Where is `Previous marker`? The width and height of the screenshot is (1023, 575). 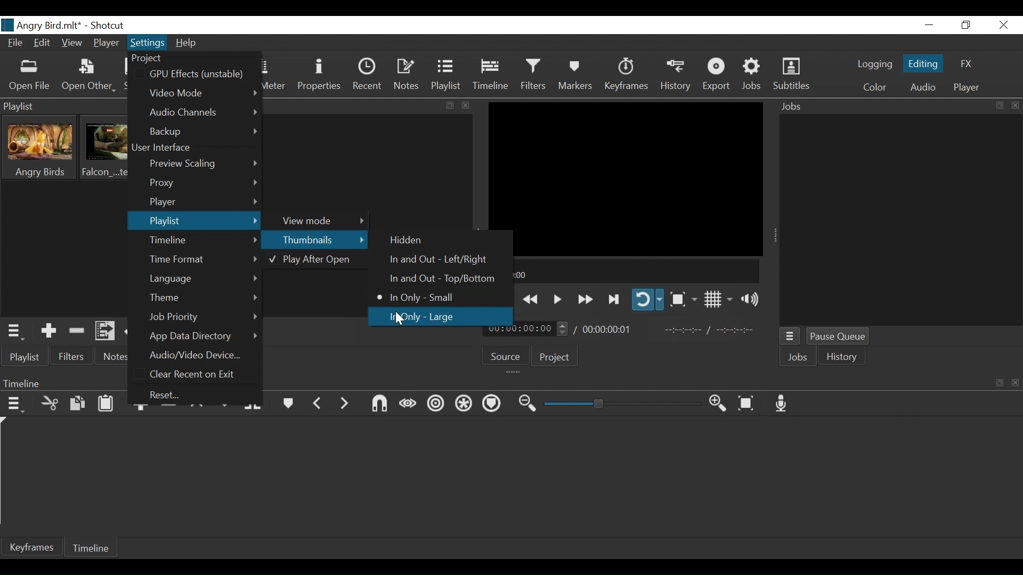 Previous marker is located at coordinates (318, 406).